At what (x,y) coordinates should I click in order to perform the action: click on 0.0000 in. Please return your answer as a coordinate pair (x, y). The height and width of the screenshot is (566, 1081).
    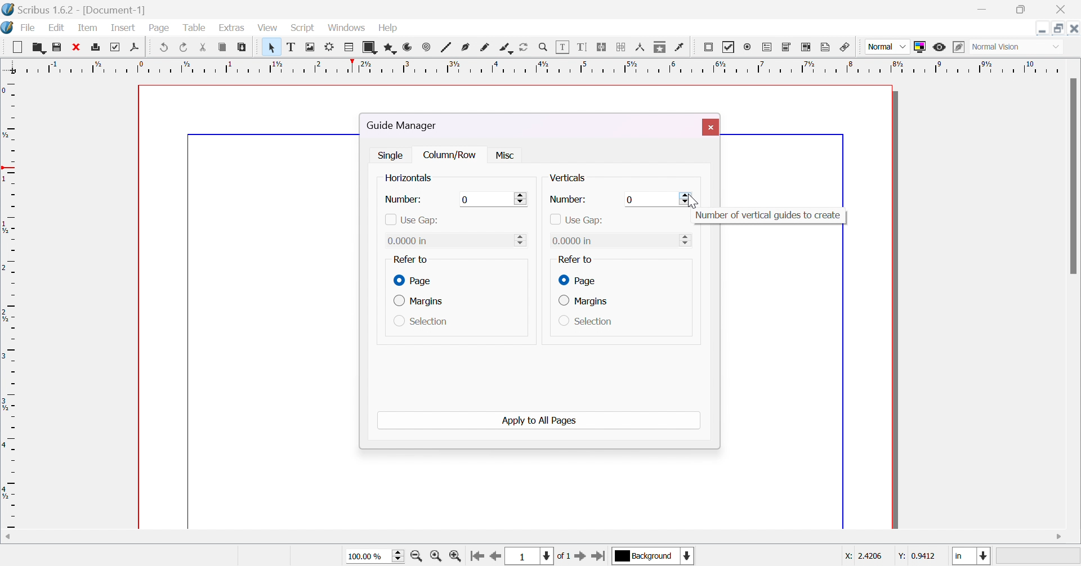
    Looking at the image, I should click on (411, 241).